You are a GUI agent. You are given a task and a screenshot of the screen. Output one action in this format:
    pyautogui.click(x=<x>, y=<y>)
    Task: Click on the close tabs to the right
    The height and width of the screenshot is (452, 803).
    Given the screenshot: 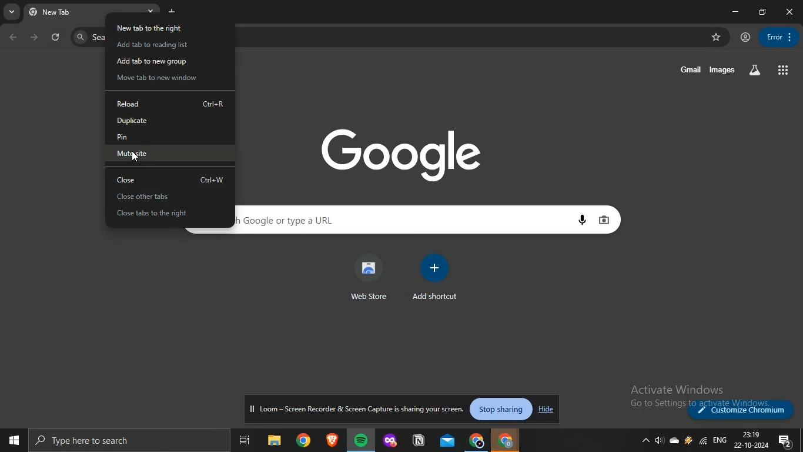 What is the action you would take?
    pyautogui.click(x=166, y=214)
    